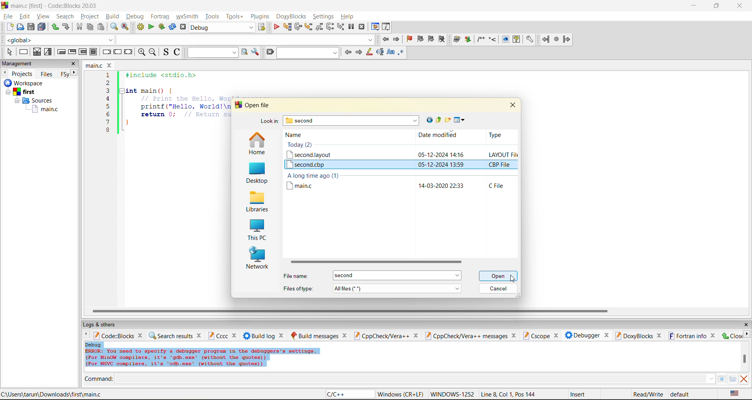  I want to click on abort, so click(183, 27).